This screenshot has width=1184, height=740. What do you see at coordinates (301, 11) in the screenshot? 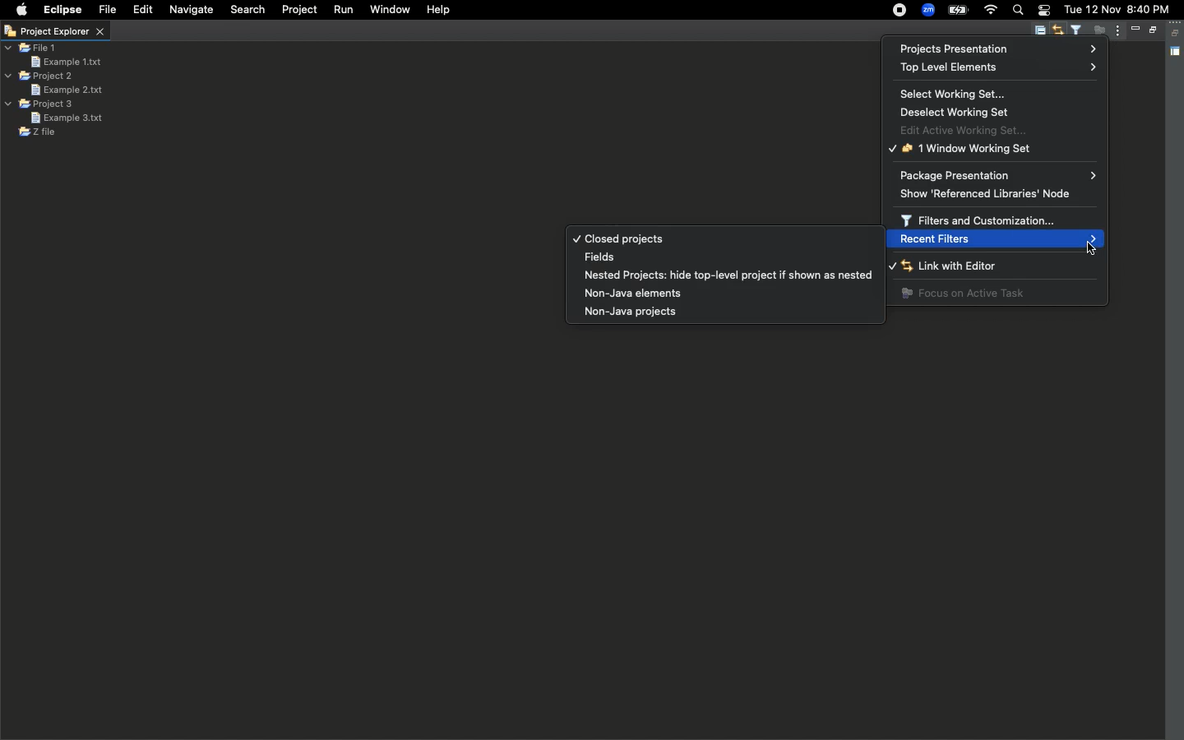
I see `Project` at bounding box center [301, 11].